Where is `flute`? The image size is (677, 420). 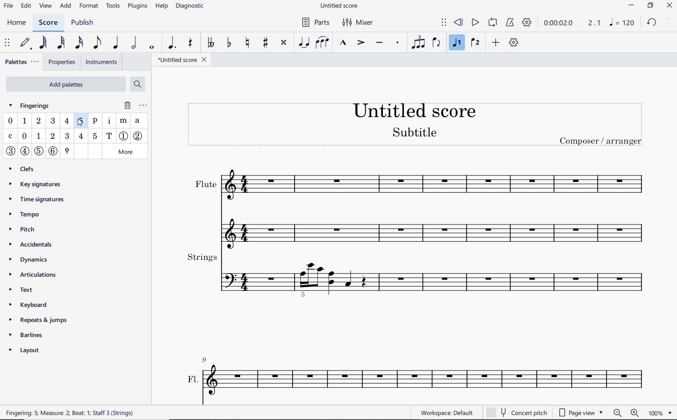
flute is located at coordinates (416, 204).